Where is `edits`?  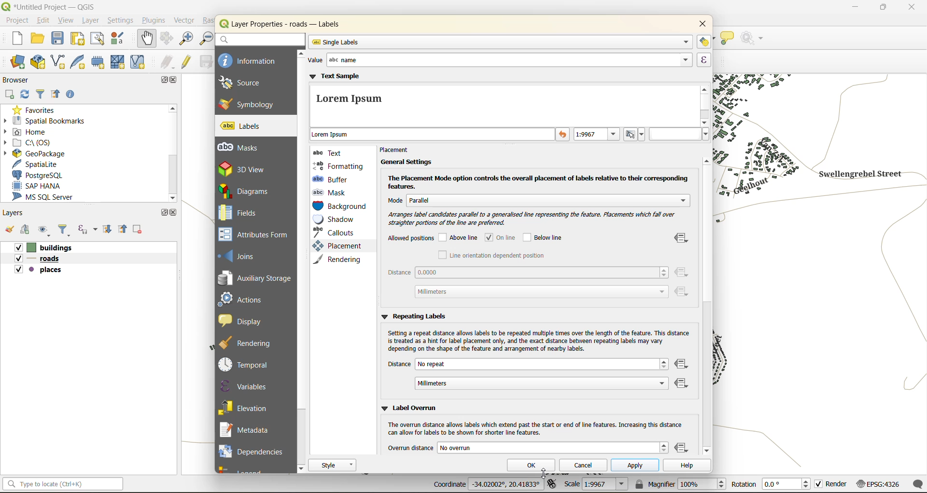
edits is located at coordinates (168, 62).